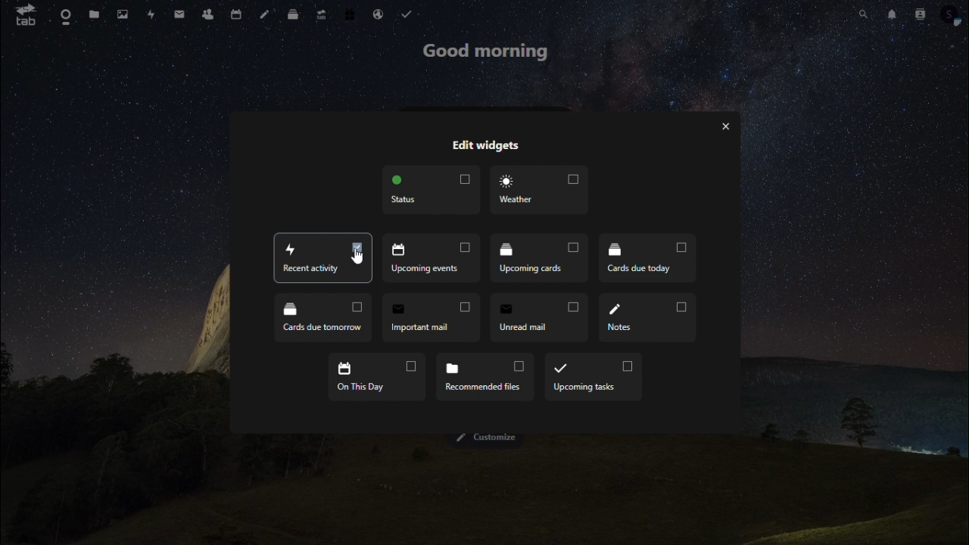 This screenshot has width=969, height=545. I want to click on cards due tomarrow, so click(323, 319).